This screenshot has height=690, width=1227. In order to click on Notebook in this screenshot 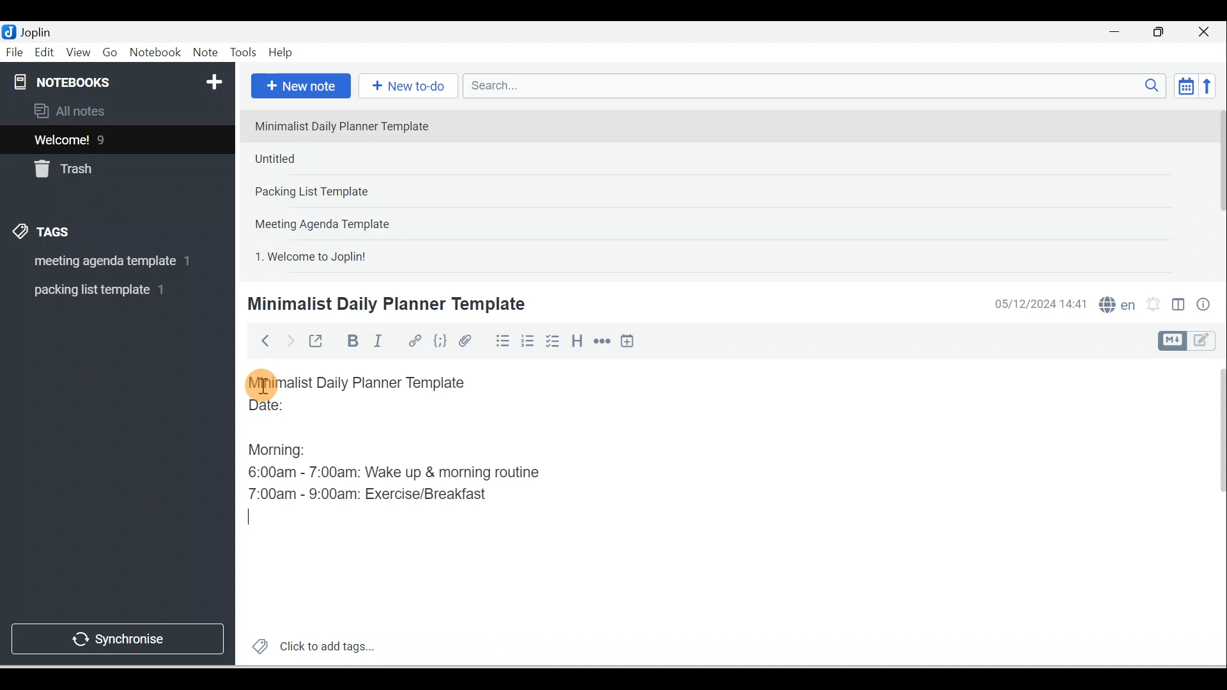, I will do `click(155, 53)`.